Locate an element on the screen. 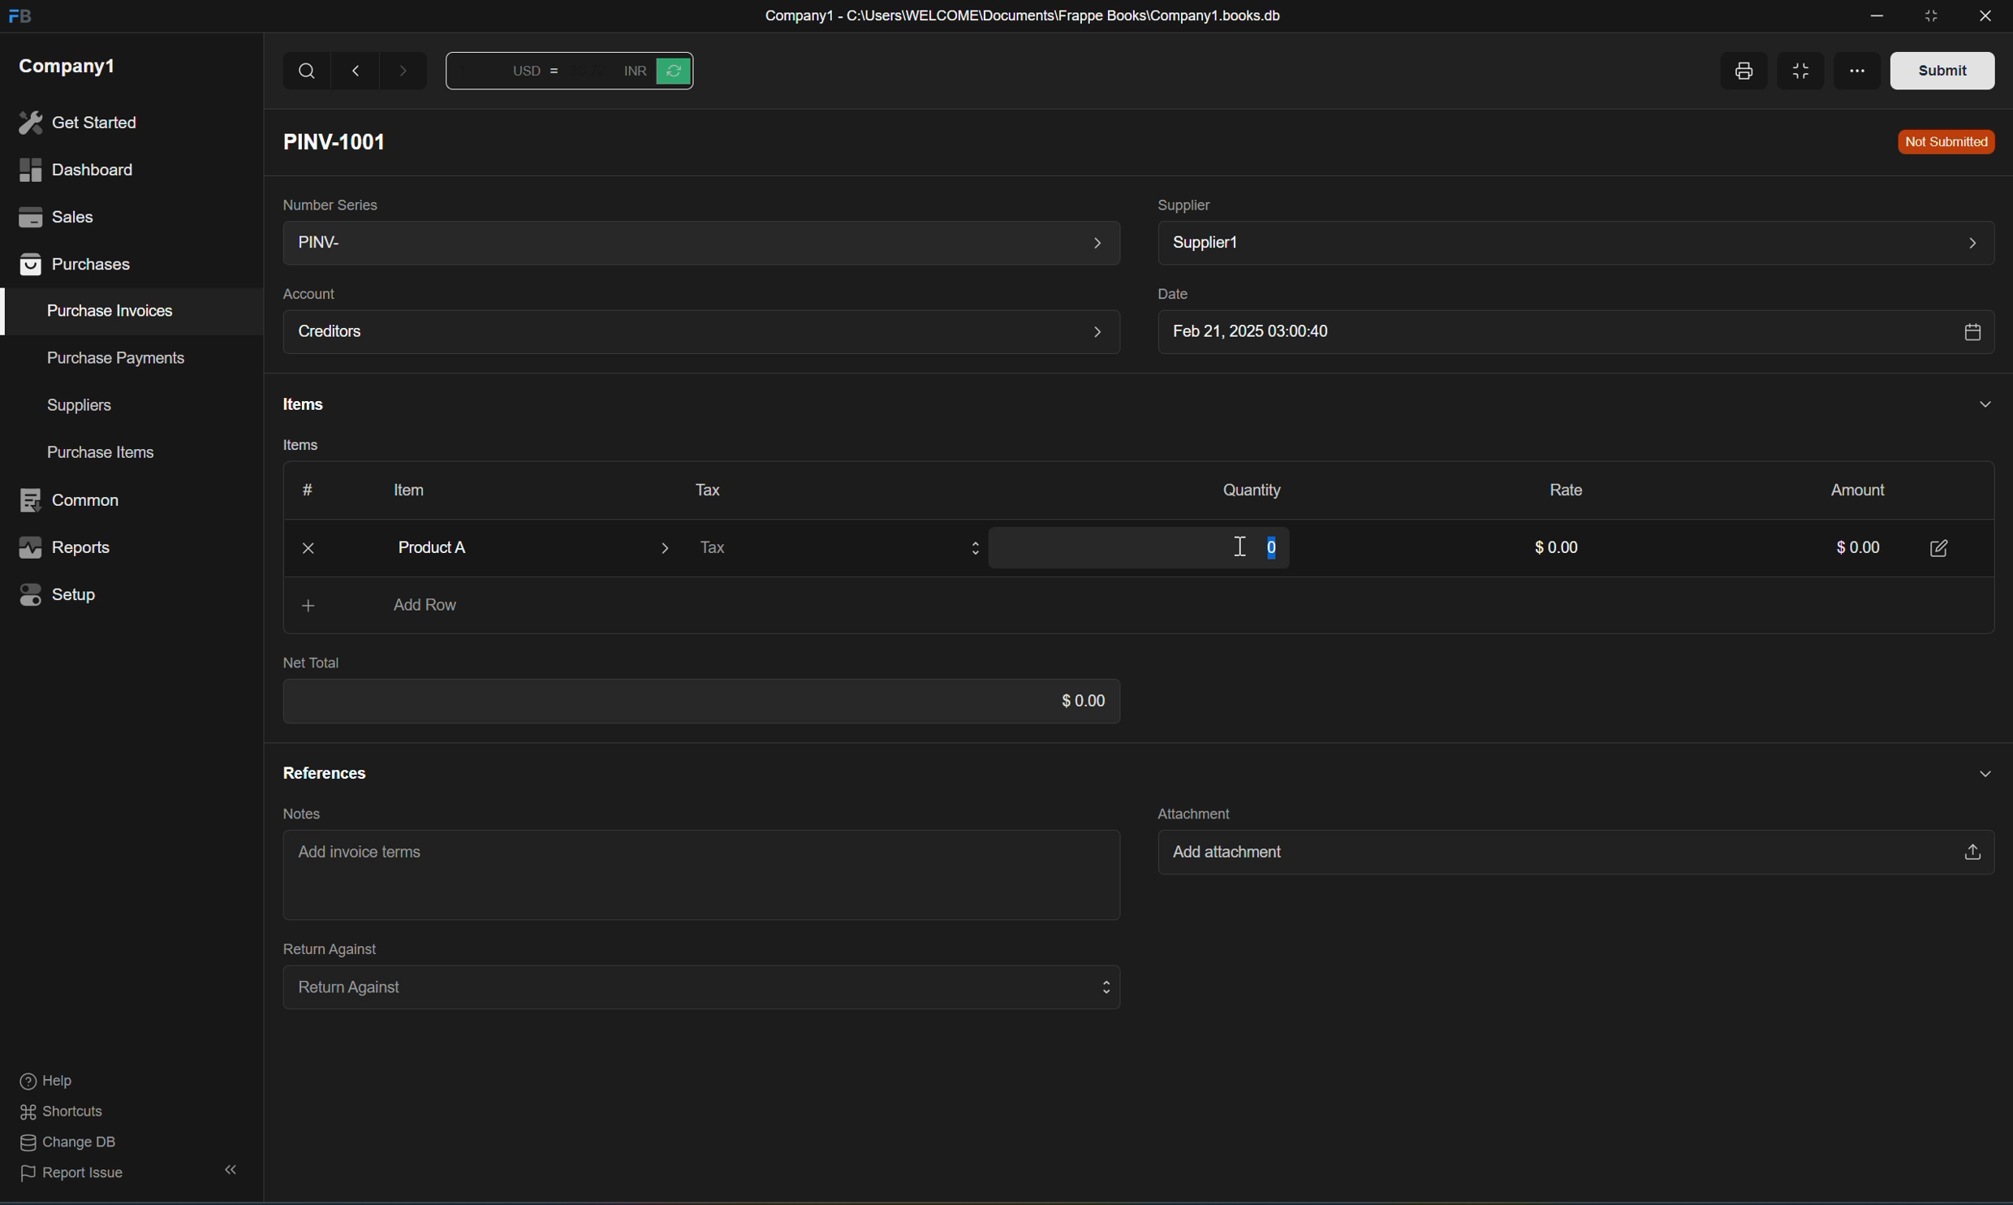 Image resolution: width=2013 pixels, height=1205 pixels. Creditors is located at coordinates (700, 333).